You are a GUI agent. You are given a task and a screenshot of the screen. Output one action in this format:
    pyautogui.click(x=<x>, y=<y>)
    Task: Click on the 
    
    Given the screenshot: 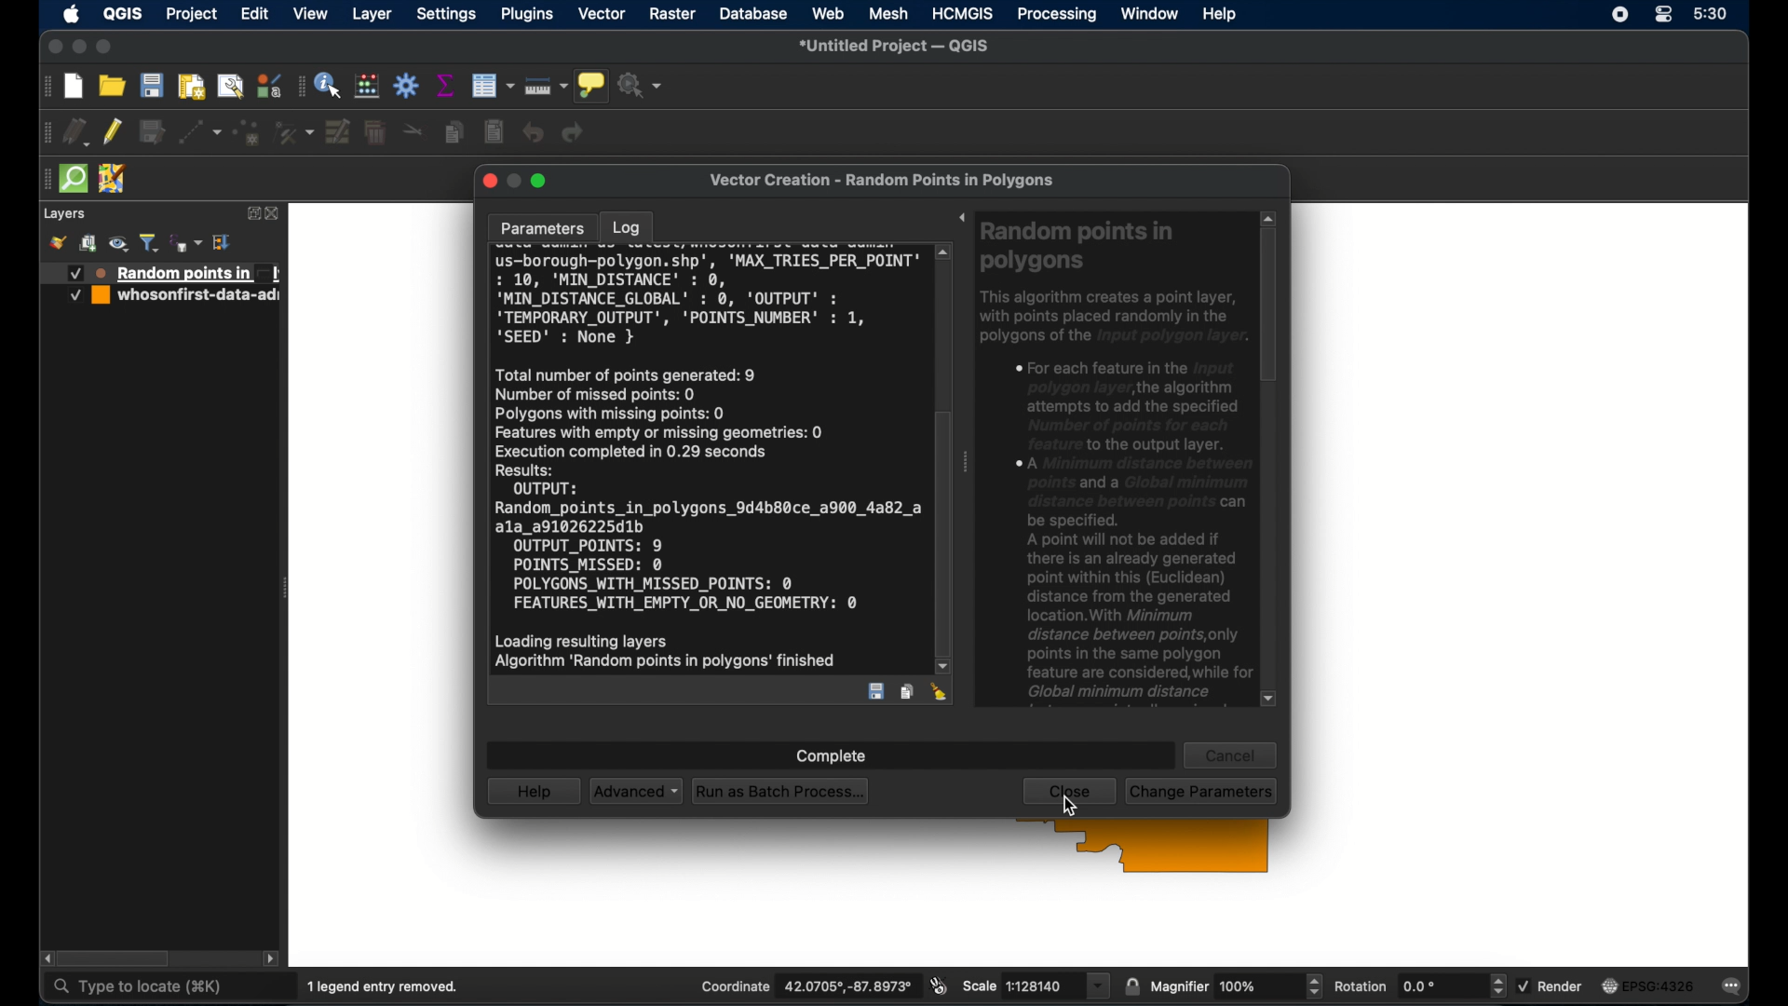 What is the action you would take?
    pyautogui.click(x=1112, y=462)
    